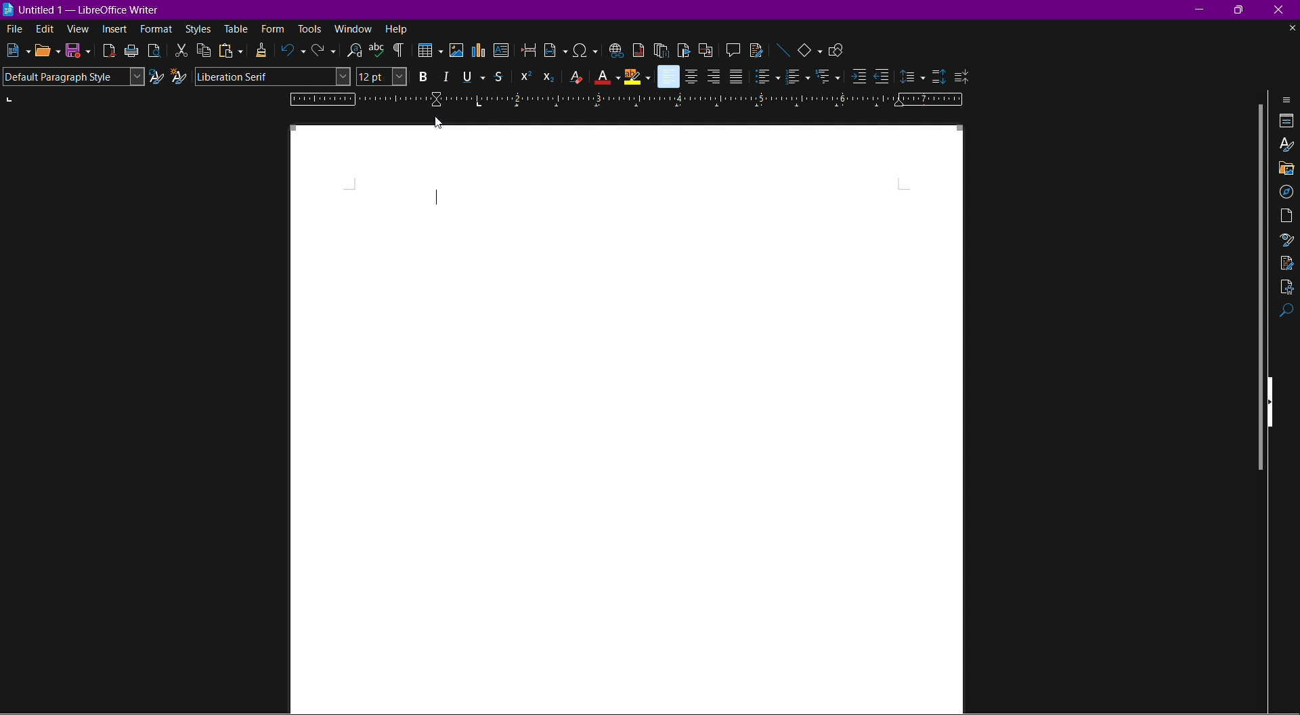 Image resolution: width=1300 pixels, height=715 pixels. I want to click on Insert Cross-Reference, so click(703, 49).